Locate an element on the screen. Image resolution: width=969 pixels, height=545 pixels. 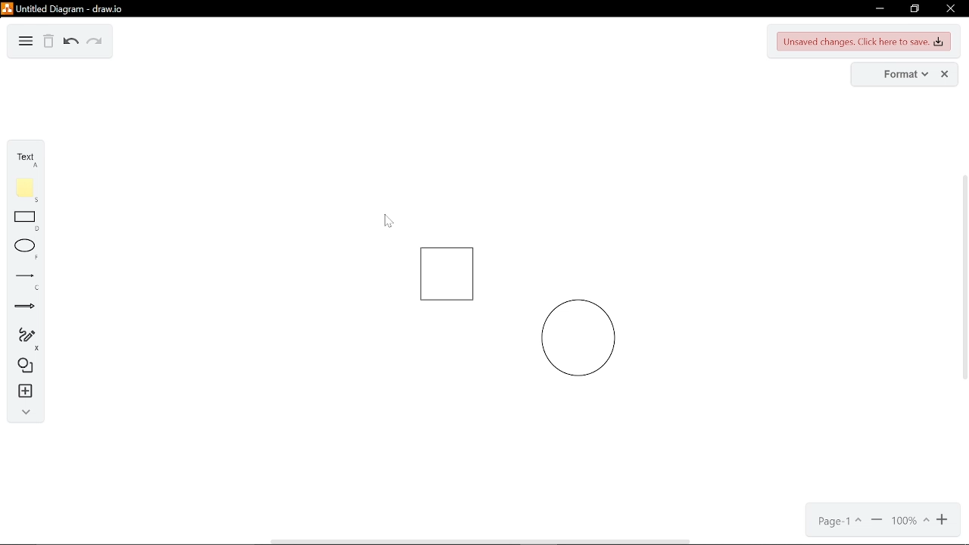
rectangle is located at coordinates (24, 223).